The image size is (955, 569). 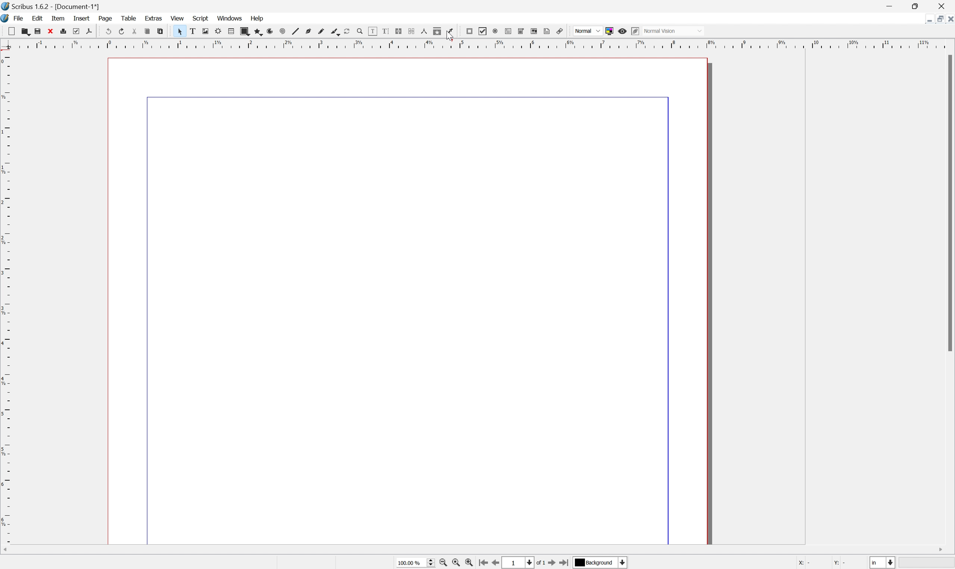 I want to click on PDF combo box, so click(x=520, y=31).